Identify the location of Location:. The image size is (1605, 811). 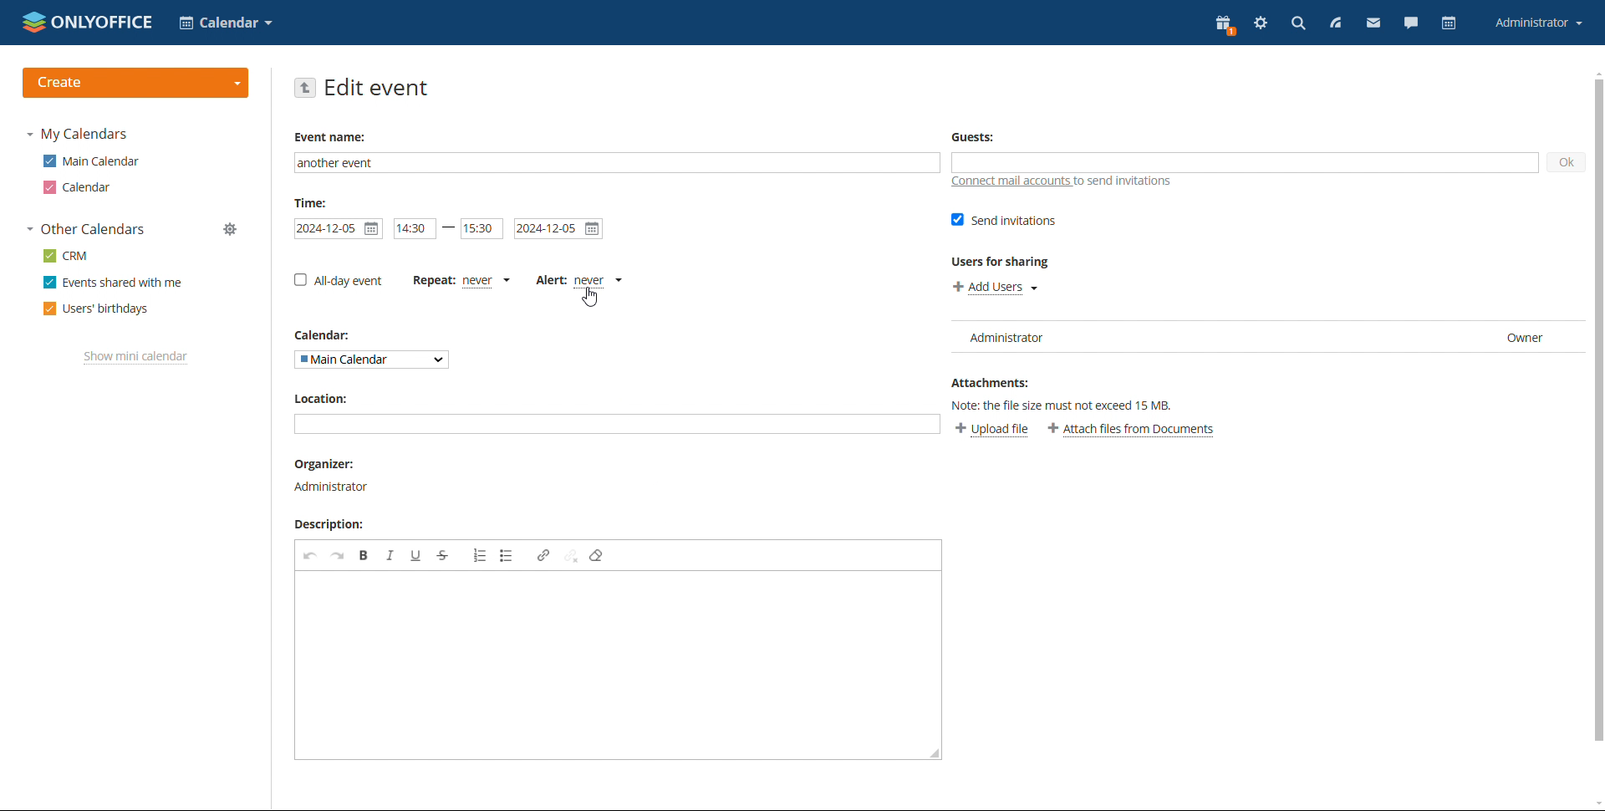
(319, 398).